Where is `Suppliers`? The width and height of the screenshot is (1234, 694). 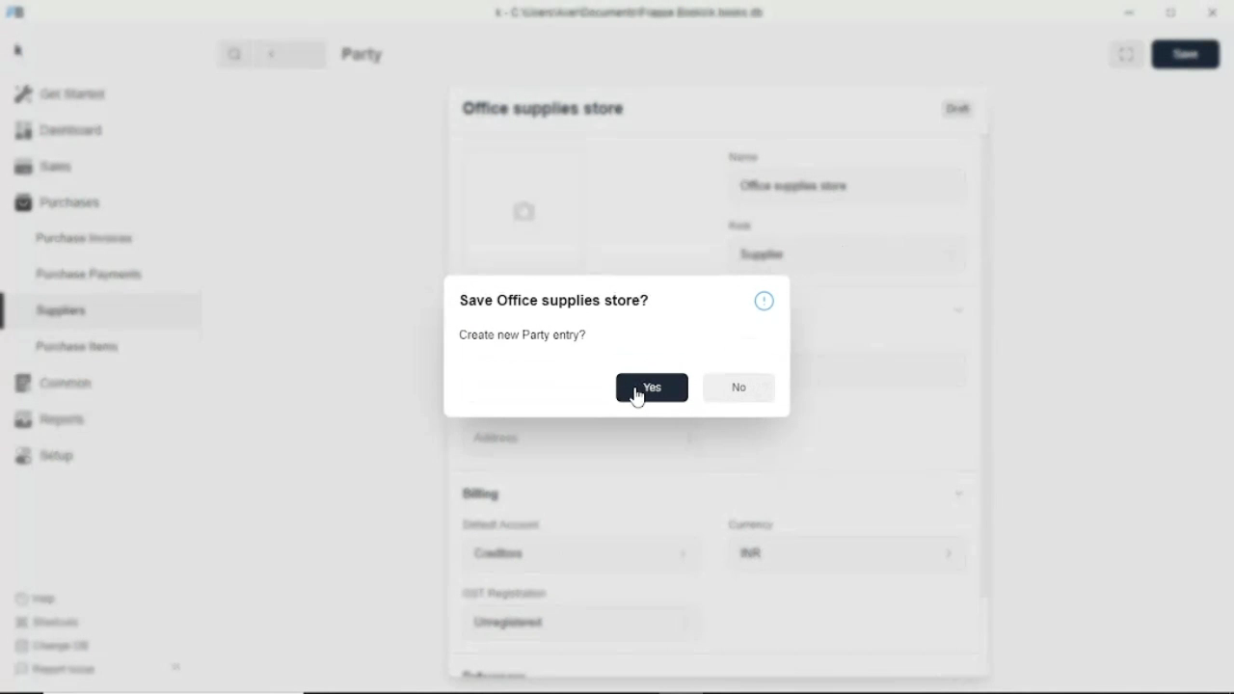
Suppliers is located at coordinates (62, 310).